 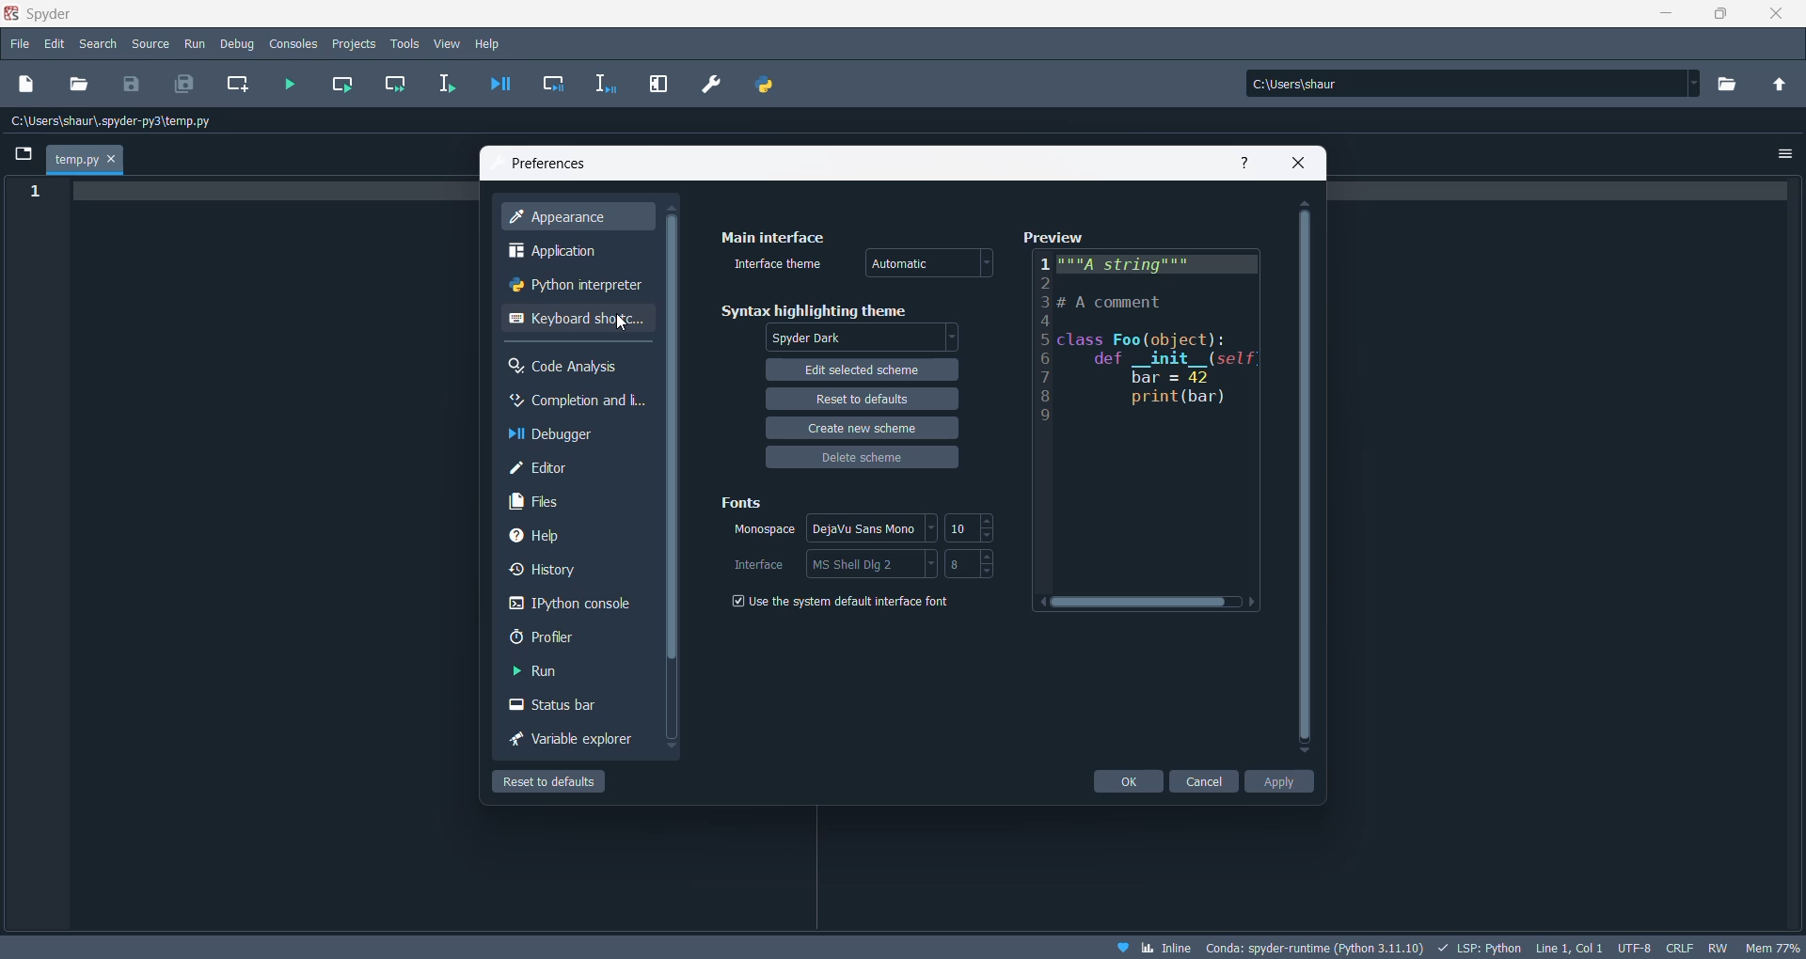 I want to click on script, so click(x=1477, y=946).